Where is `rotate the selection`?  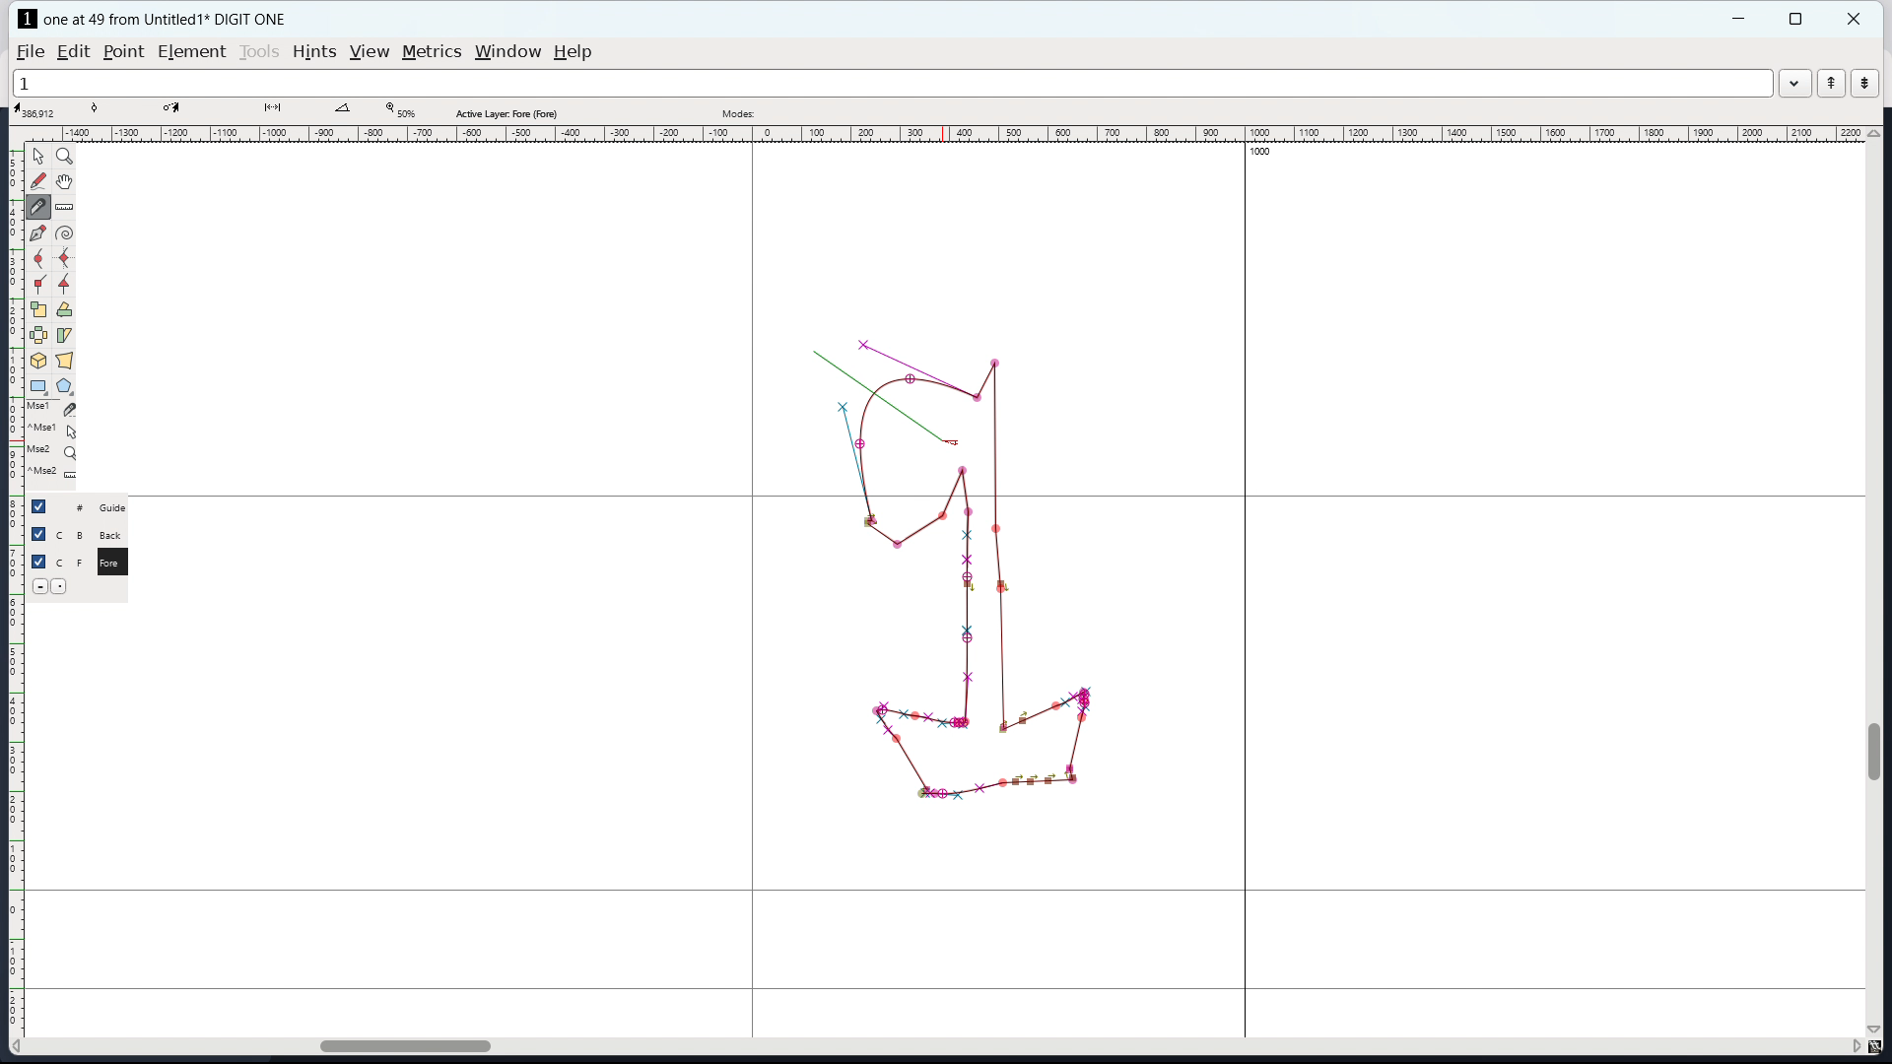
rotate the selection is located at coordinates (63, 310).